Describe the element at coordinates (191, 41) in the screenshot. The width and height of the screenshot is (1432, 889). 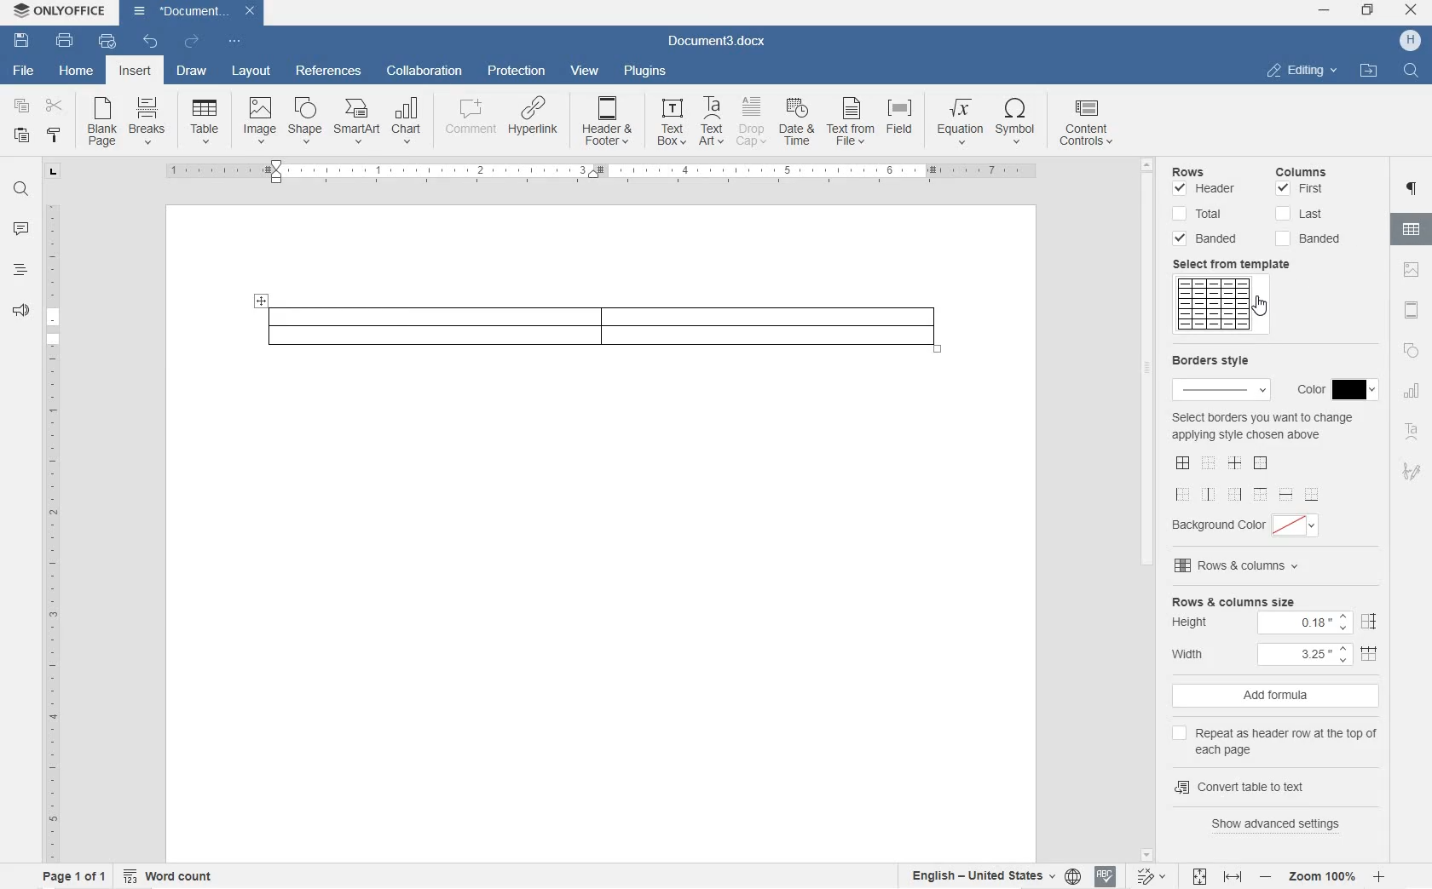
I see `REDO` at that location.